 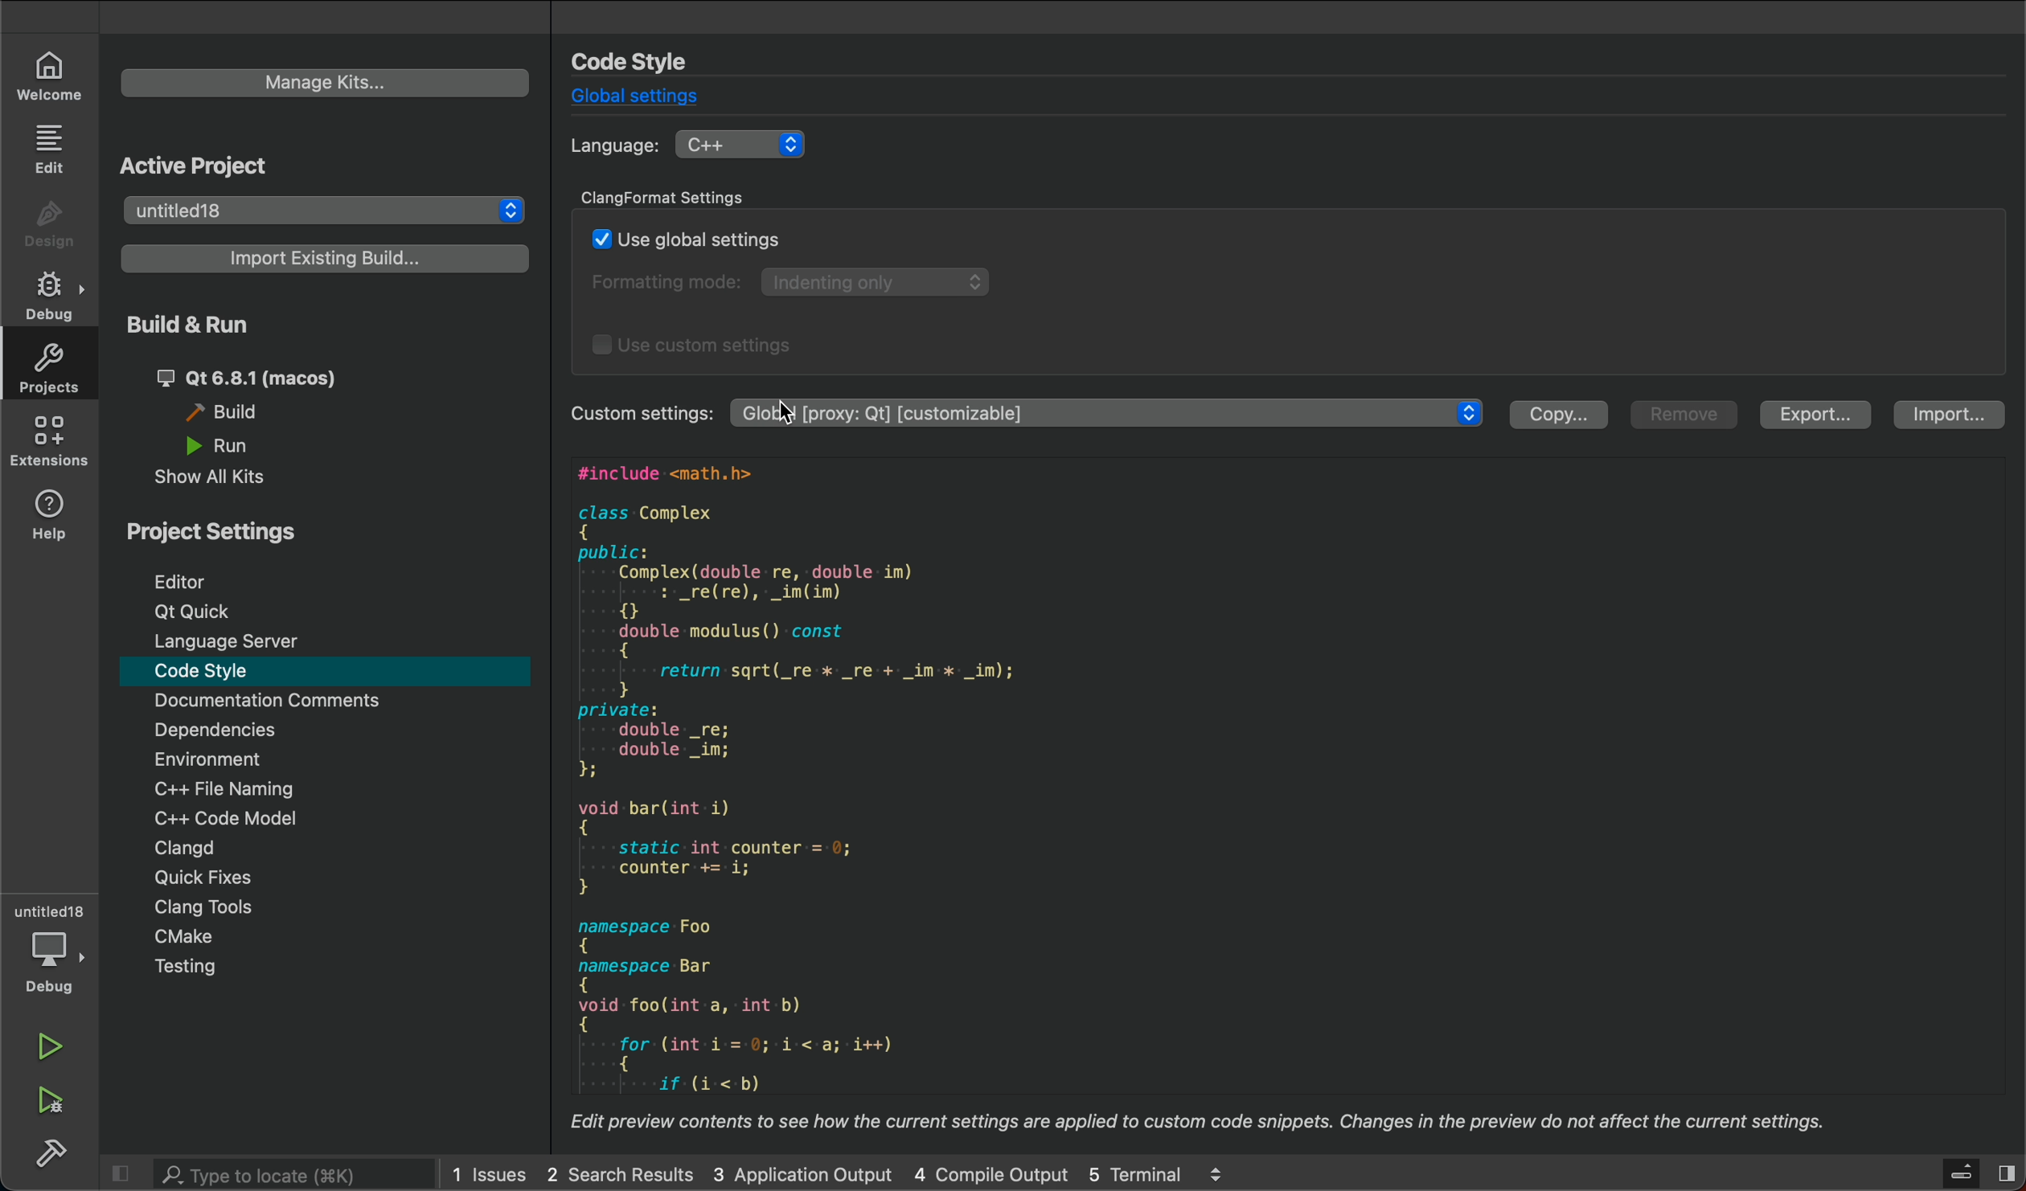 What do you see at coordinates (48, 518) in the screenshot?
I see `help` at bounding box center [48, 518].